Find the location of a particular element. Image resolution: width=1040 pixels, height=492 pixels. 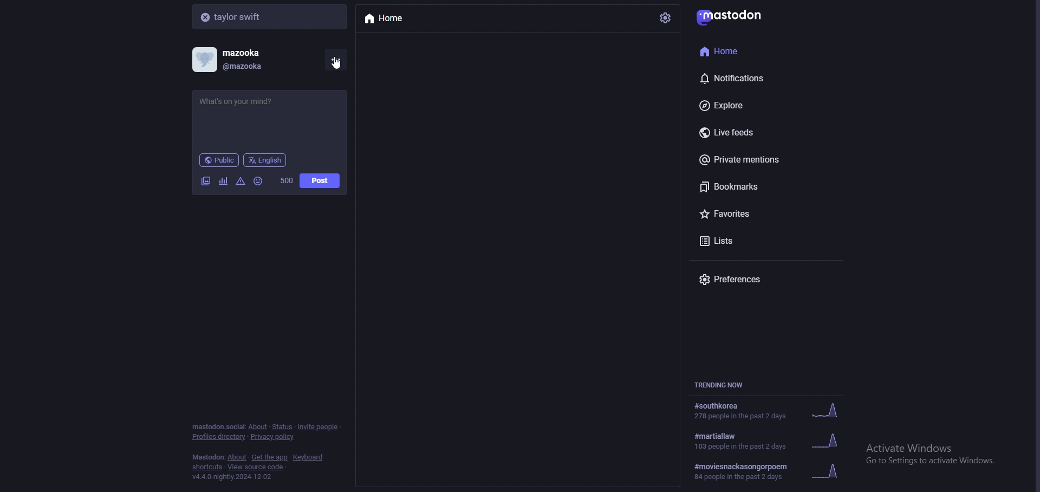

live feeds is located at coordinates (758, 132).